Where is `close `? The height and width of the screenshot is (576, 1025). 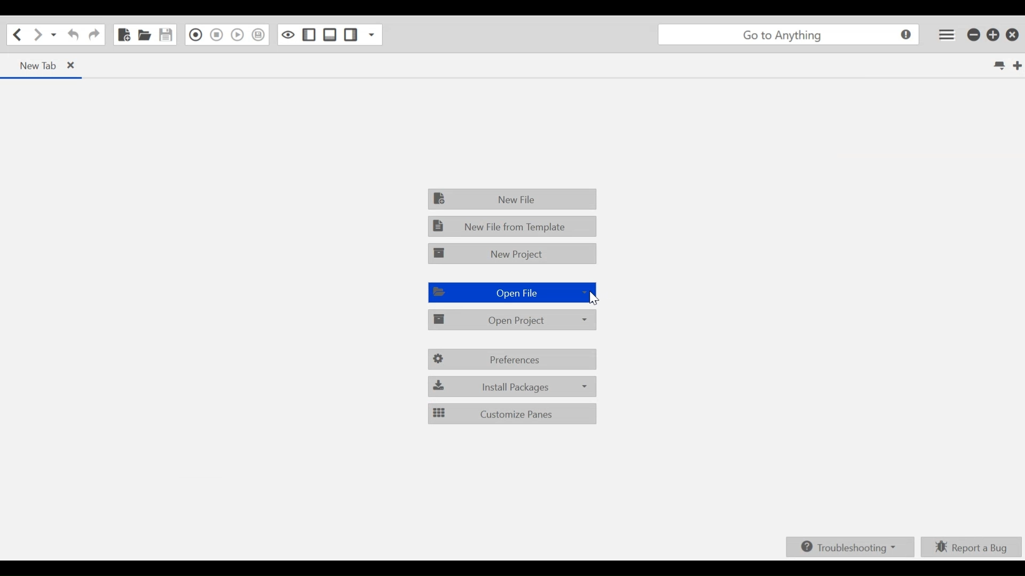 close  is located at coordinates (72, 66).